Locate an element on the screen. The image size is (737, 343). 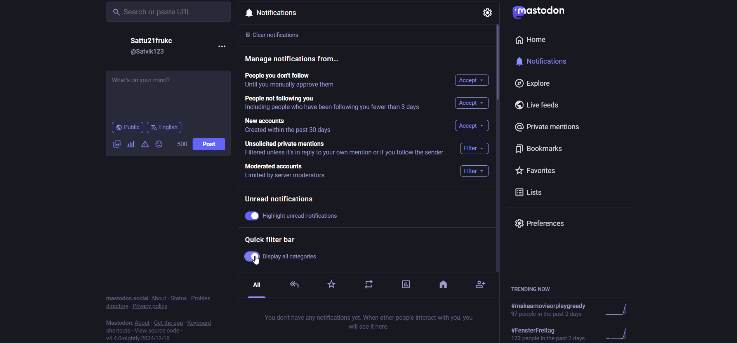
private mention is located at coordinates (547, 126).